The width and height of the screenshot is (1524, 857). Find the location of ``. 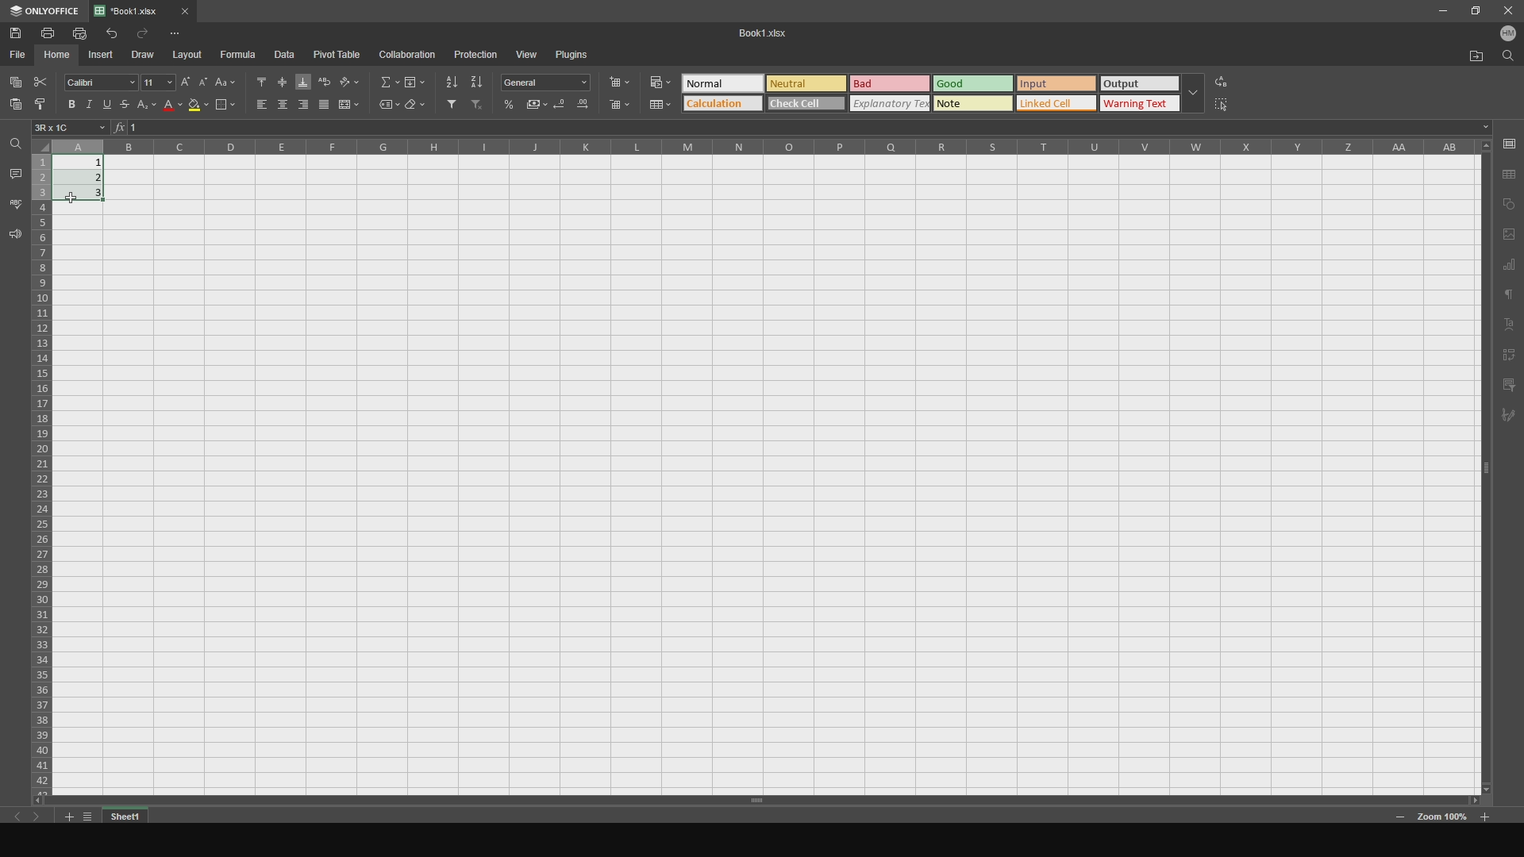

 is located at coordinates (658, 79).